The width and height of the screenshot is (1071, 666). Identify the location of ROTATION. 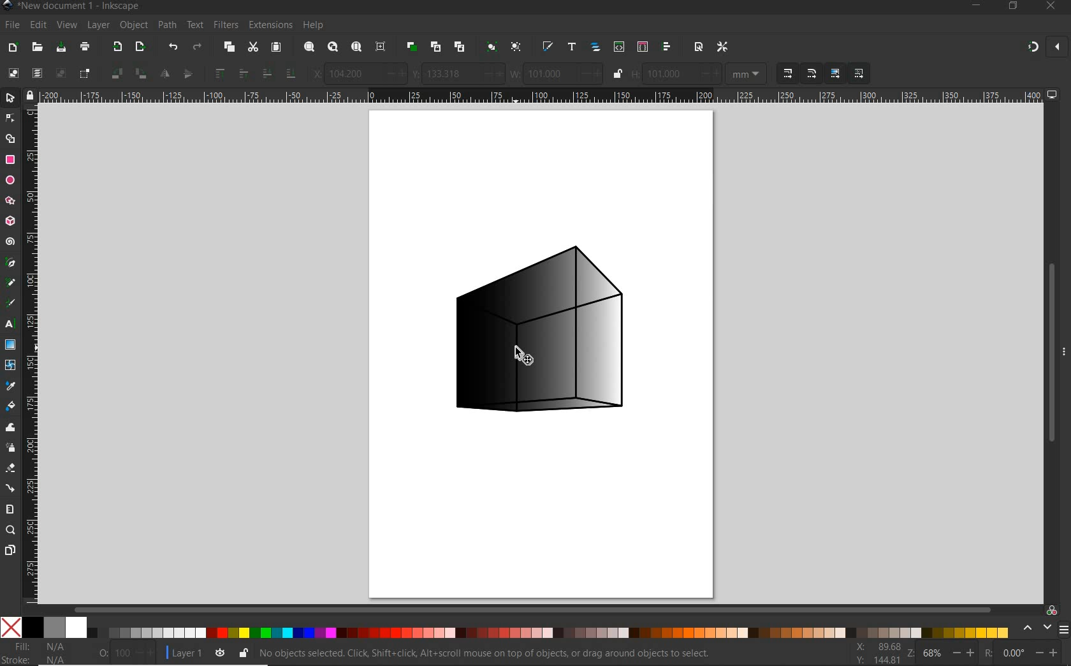
(987, 653).